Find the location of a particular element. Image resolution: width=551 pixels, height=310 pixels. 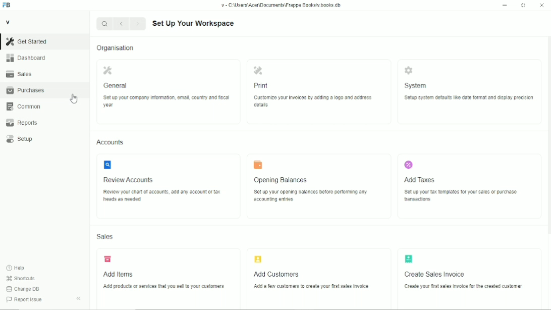

Create Sales Invoice is located at coordinates (436, 275).